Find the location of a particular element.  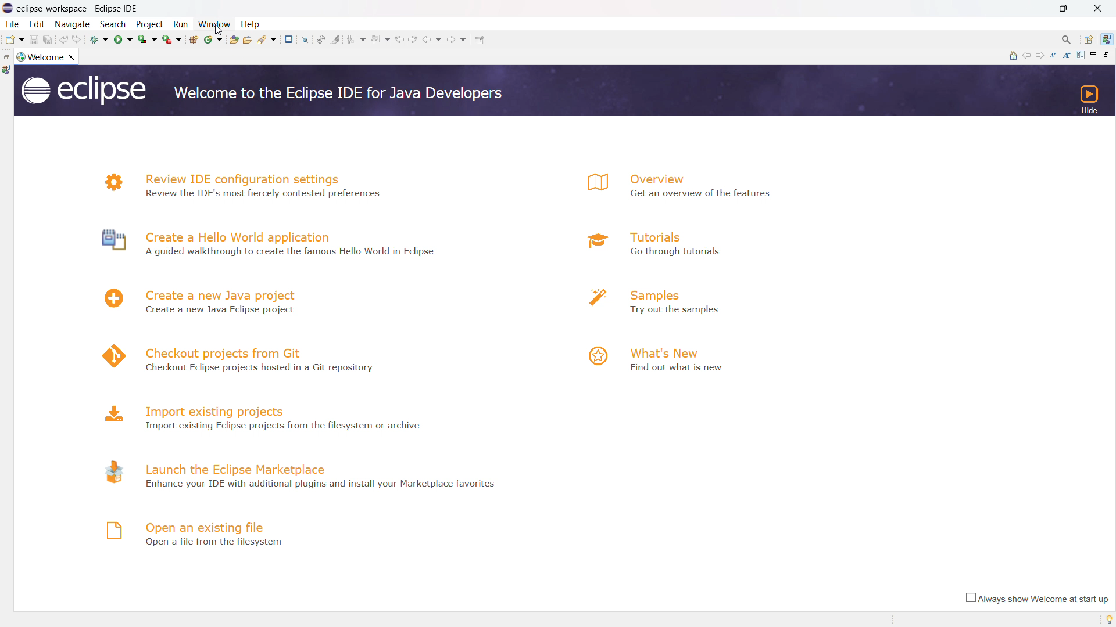

open perspectives is located at coordinates (1089, 39).